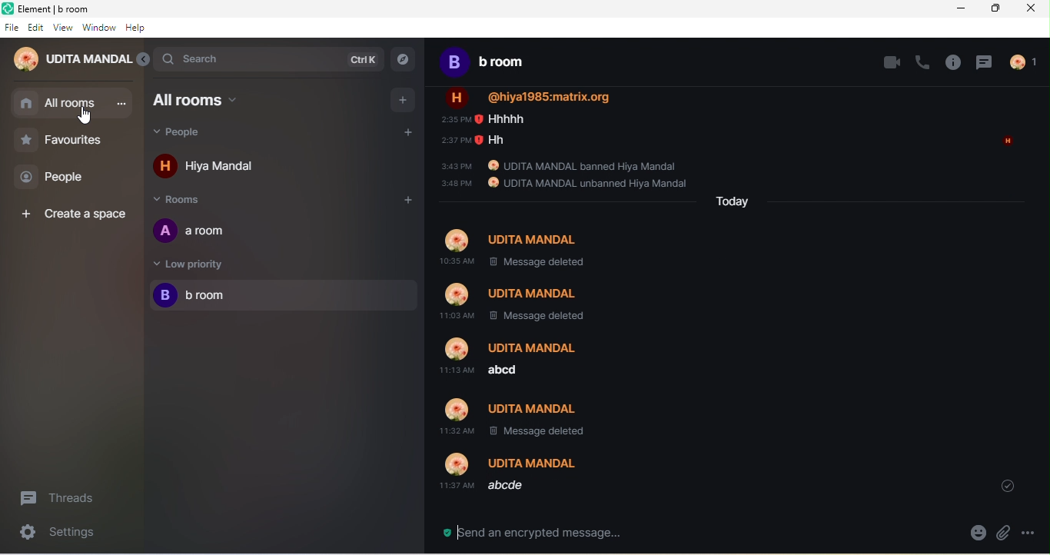 The height and width of the screenshot is (555, 1050). I want to click on help, so click(141, 30).